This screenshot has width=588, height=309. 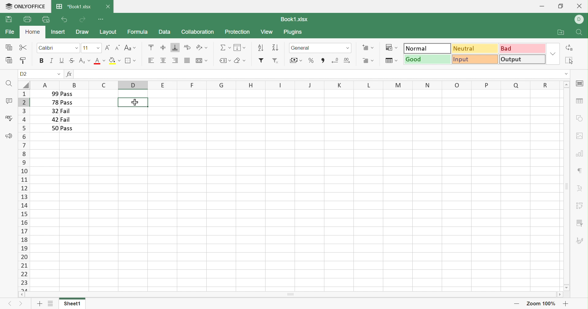 What do you see at coordinates (580, 118) in the screenshot?
I see `Shape settings` at bounding box center [580, 118].